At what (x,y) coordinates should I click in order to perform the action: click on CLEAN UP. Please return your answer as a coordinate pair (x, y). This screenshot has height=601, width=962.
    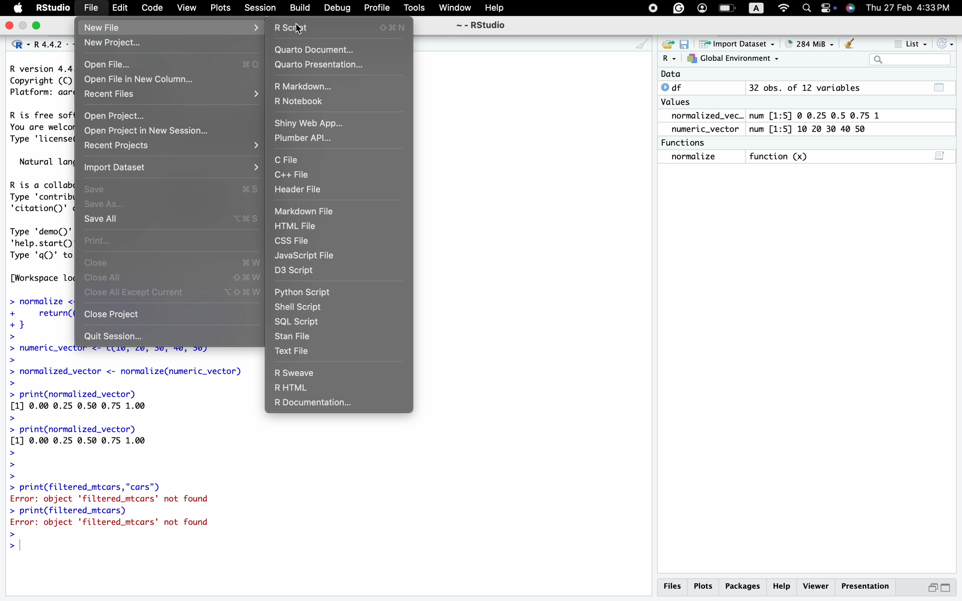
    Looking at the image, I should click on (633, 45).